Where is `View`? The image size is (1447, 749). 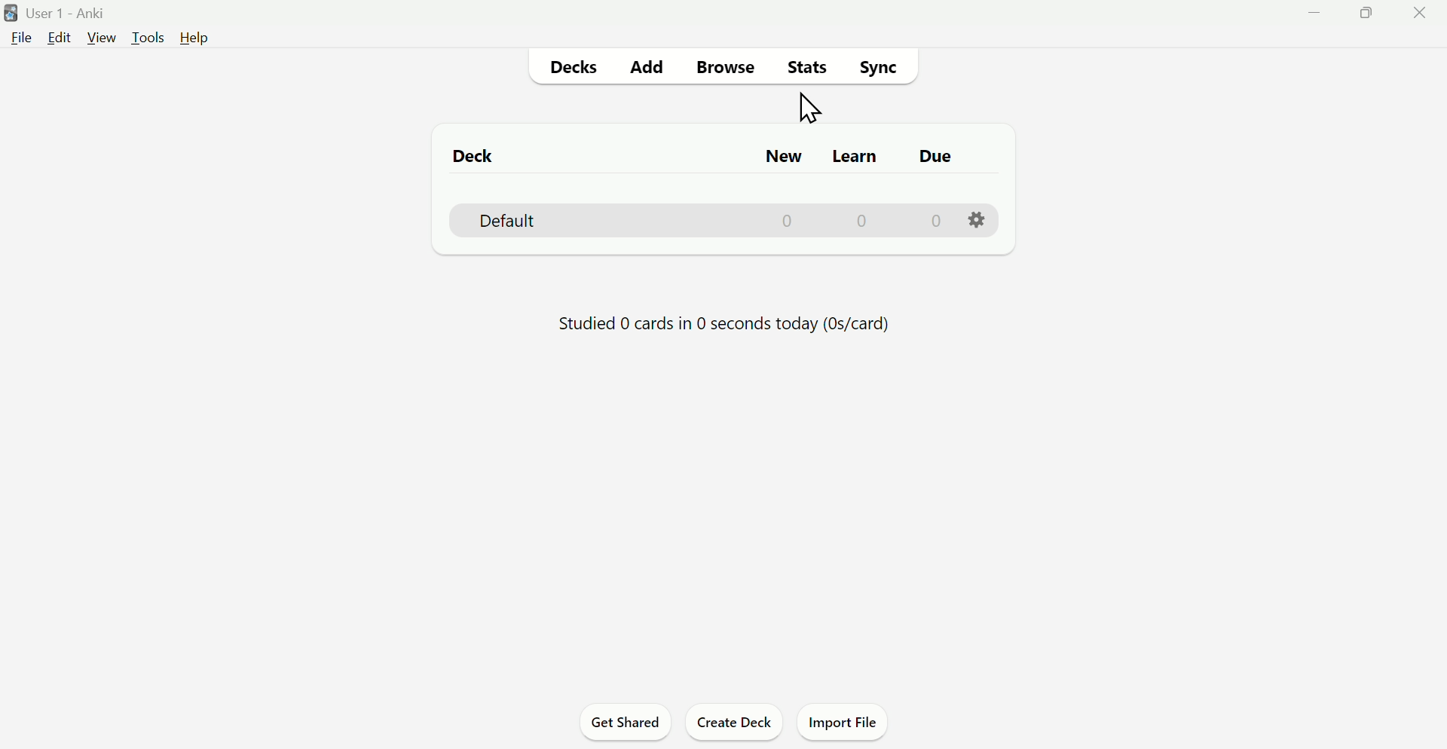
View is located at coordinates (102, 37).